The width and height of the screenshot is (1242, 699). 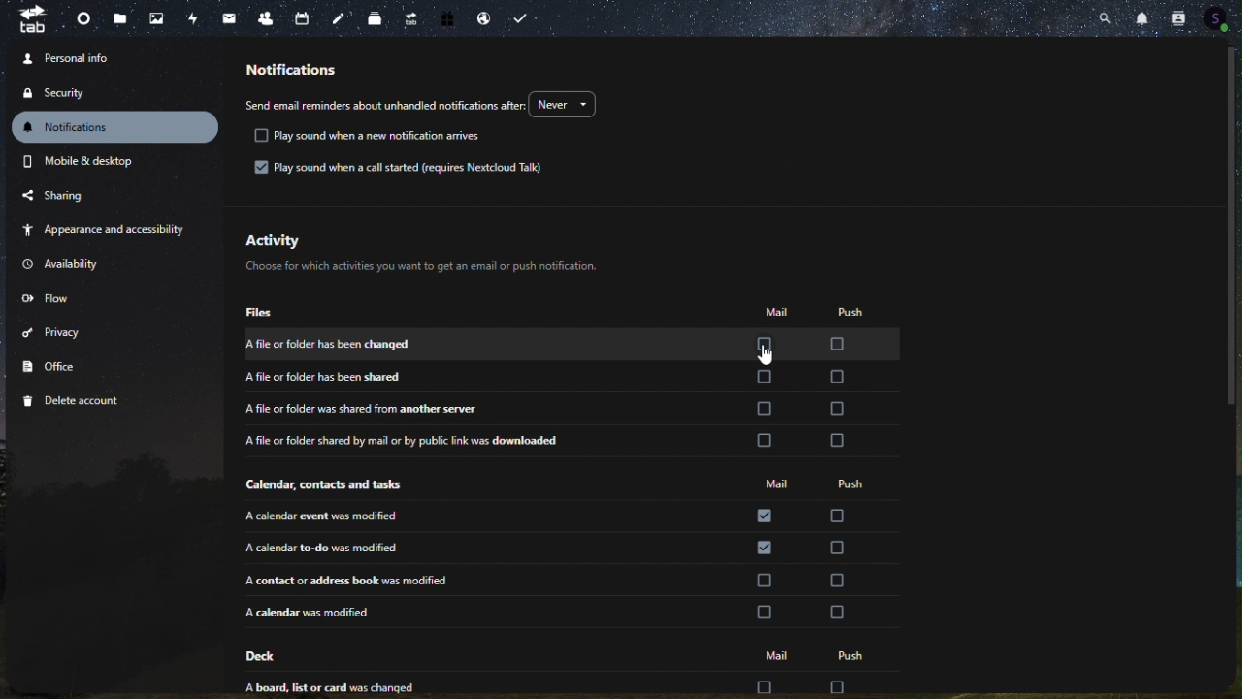 I want to click on calendar, contact and other, so click(x=332, y=483).